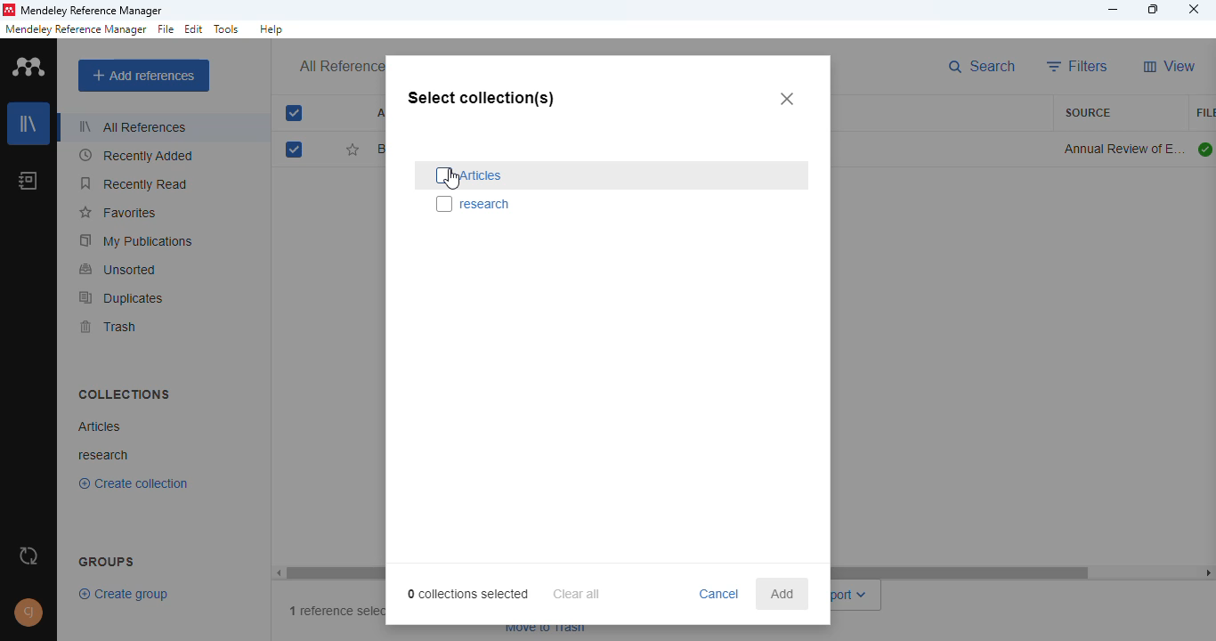  What do you see at coordinates (133, 486) in the screenshot?
I see `Create collection` at bounding box center [133, 486].